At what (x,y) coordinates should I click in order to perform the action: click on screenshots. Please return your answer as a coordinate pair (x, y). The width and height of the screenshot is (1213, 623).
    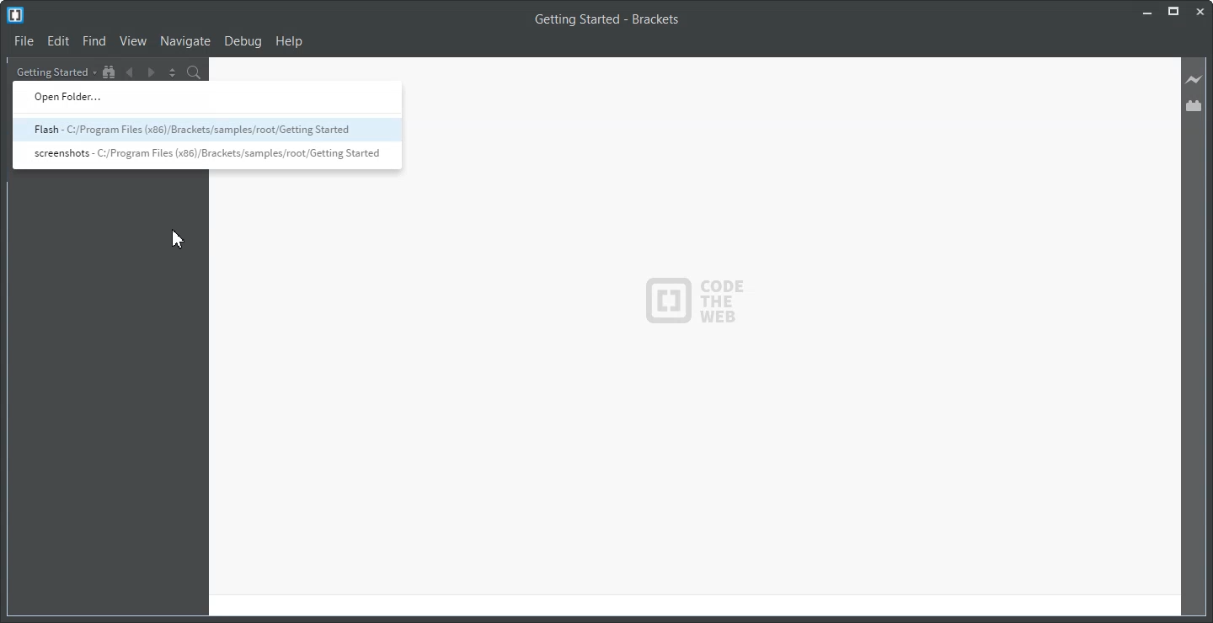
    Looking at the image, I should click on (206, 156).